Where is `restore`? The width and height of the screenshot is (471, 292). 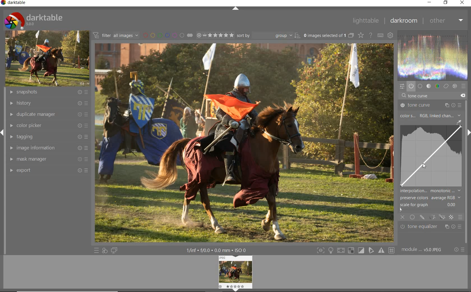 restore is located at coordinates (446, 3).